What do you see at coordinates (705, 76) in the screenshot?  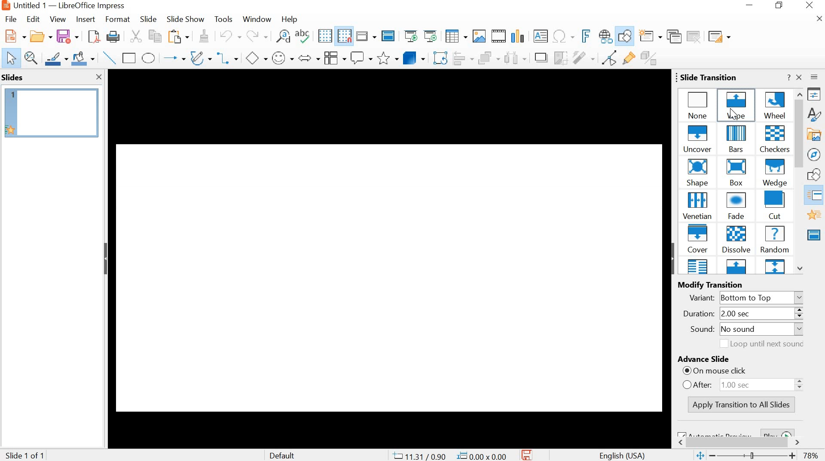 I see `slide transition` at bounding box center [705, 76].